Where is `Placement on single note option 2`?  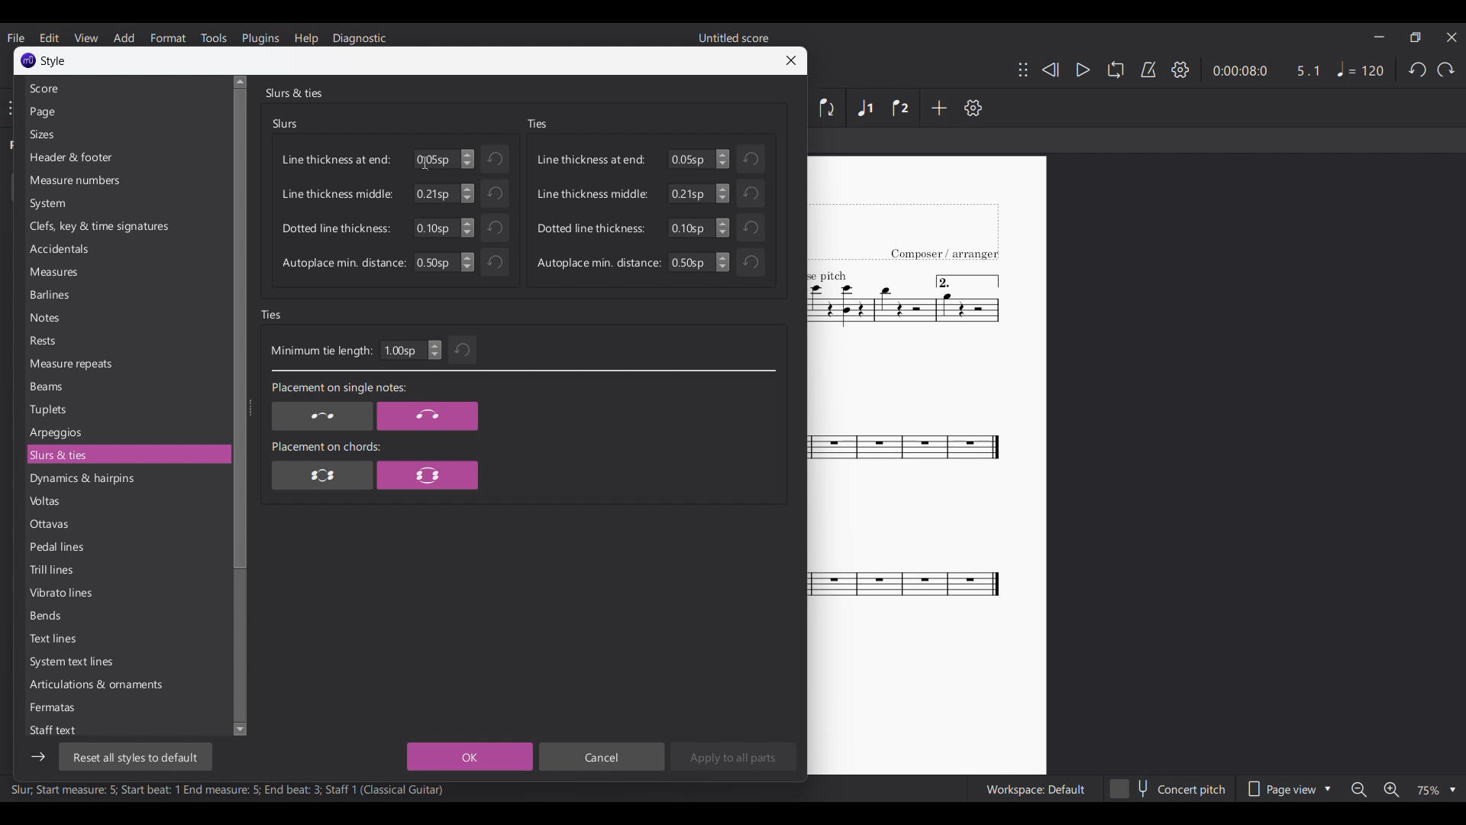 Placement on single note option 2 is located at coordinates (428, 416).